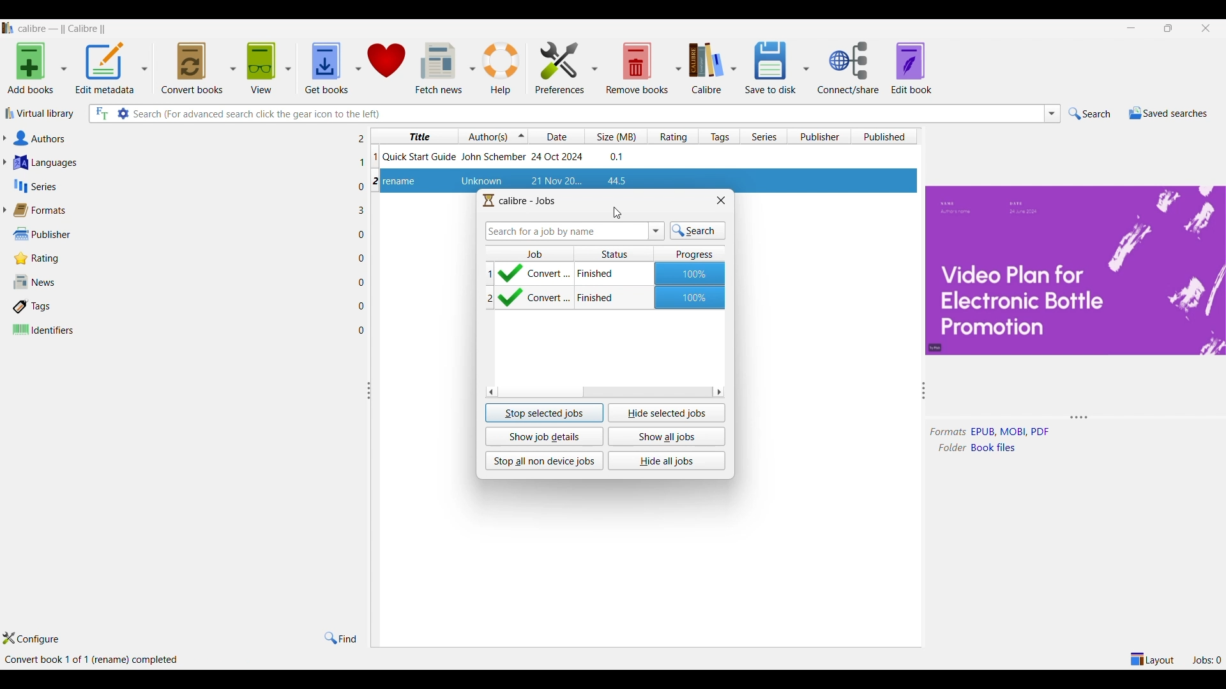 This screenshot has height=689, width=1226. What do you see at coordinates (529, 251) in the screenshot?
I see `Job column` at bounding box center [529, 251].